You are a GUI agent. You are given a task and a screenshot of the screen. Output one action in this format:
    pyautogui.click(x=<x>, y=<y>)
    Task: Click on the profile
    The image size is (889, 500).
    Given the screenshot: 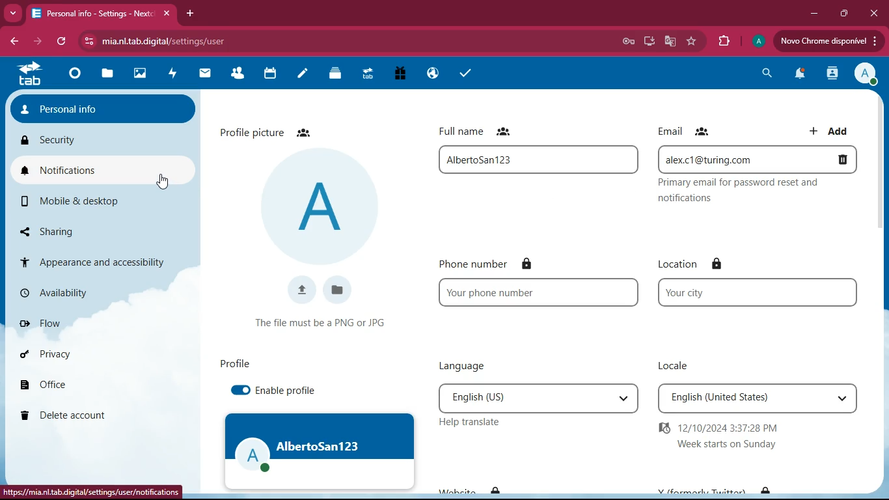 What is the action you would take?
    pyautogui.click(x=756, y=42)
    